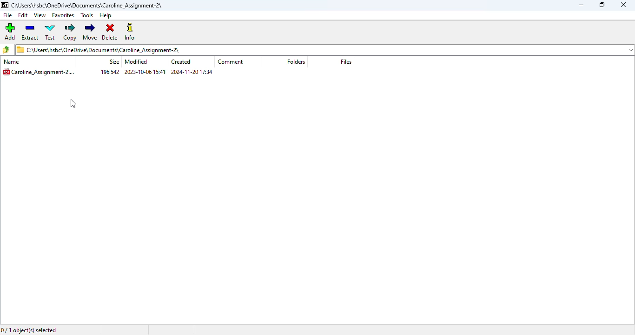  What do you see at coordinates (7, 15) in the screenshot?
I see `file` at bounding box center [7, 15].